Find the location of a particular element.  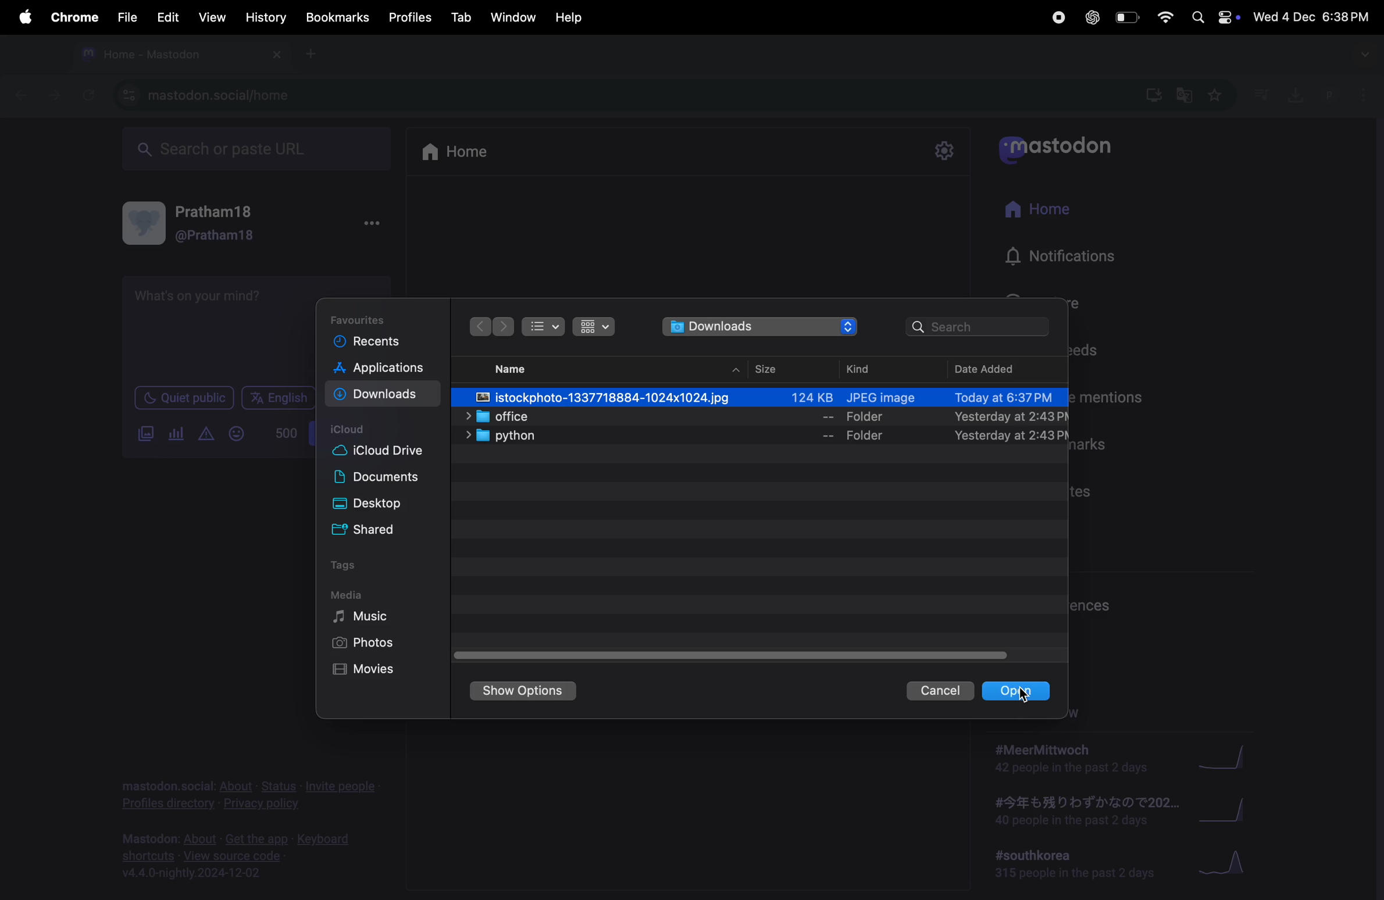

notification is located at coordinates (1071, 262).